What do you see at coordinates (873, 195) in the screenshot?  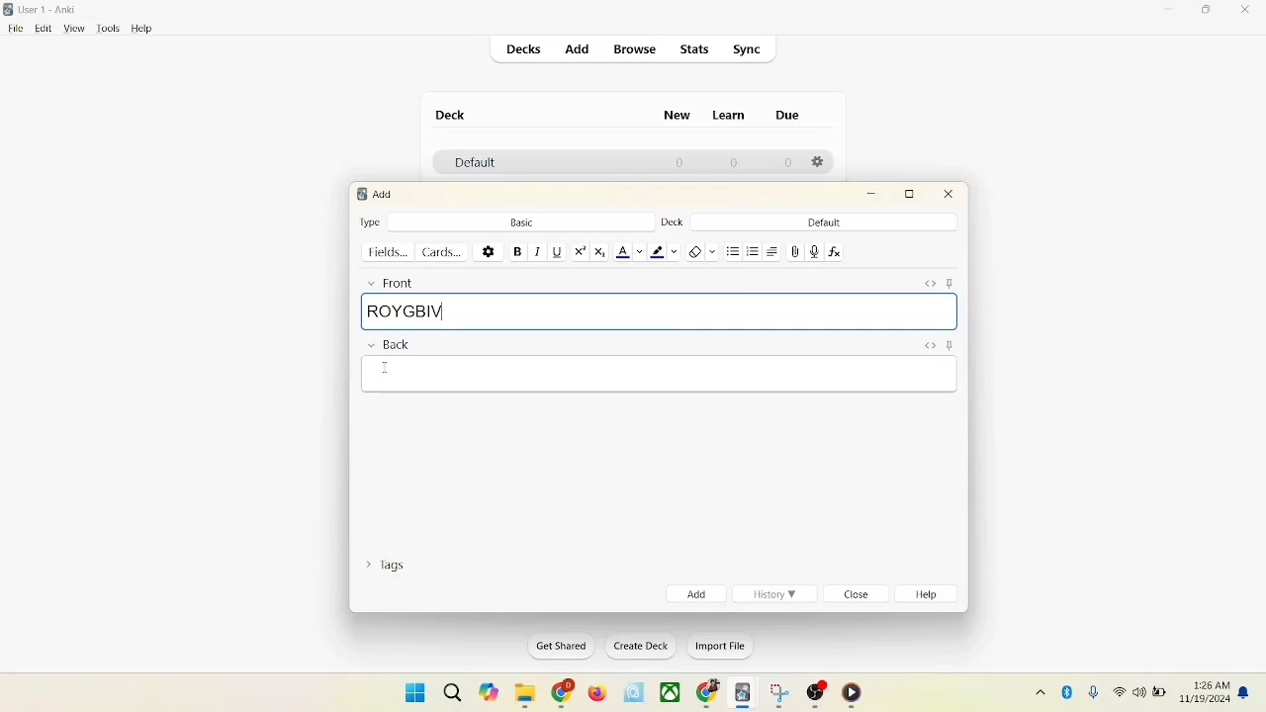 I see `minimize` at bounding box center [873, 195].